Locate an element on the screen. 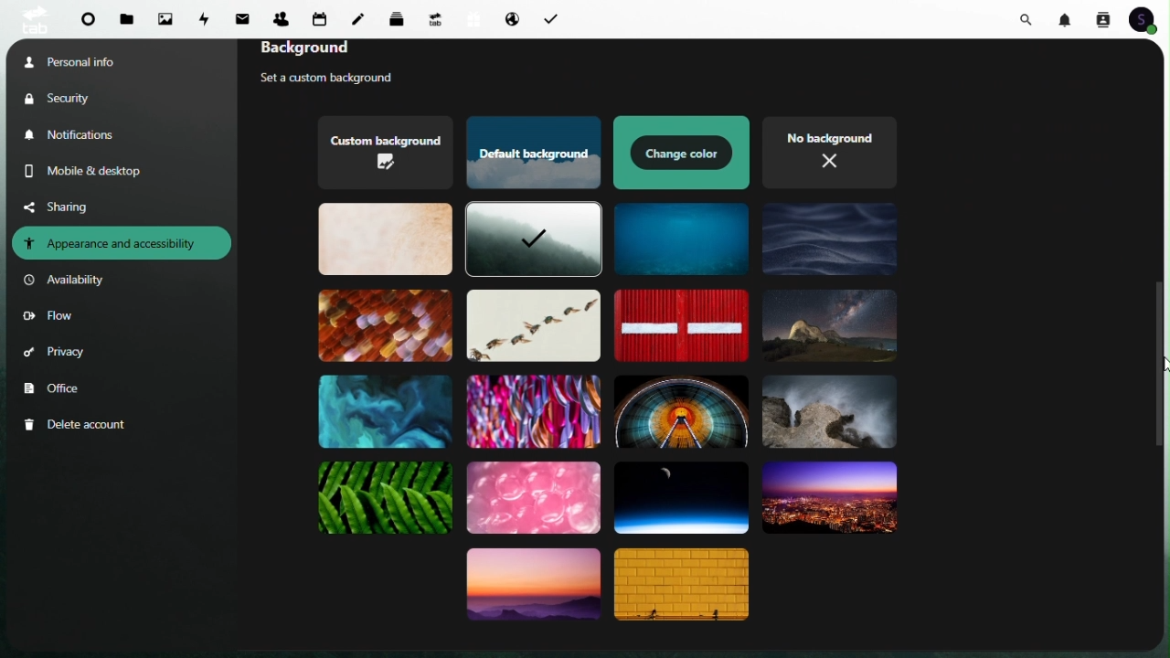  Themes is located at coordinates (683, 153).